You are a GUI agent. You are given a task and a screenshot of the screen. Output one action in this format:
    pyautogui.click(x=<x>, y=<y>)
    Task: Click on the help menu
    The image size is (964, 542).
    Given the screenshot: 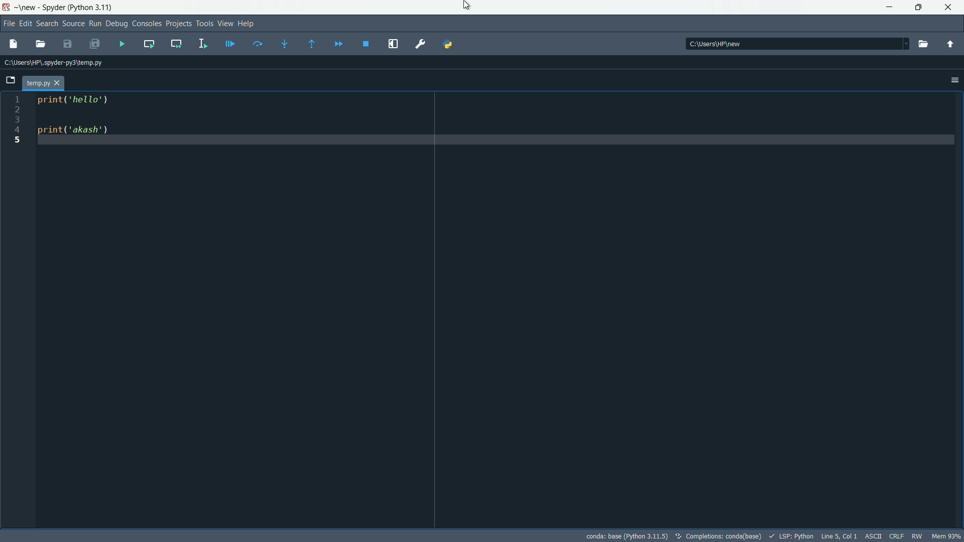 What is the action you would take?
    pyautogui.click(x=247, y=24)
    